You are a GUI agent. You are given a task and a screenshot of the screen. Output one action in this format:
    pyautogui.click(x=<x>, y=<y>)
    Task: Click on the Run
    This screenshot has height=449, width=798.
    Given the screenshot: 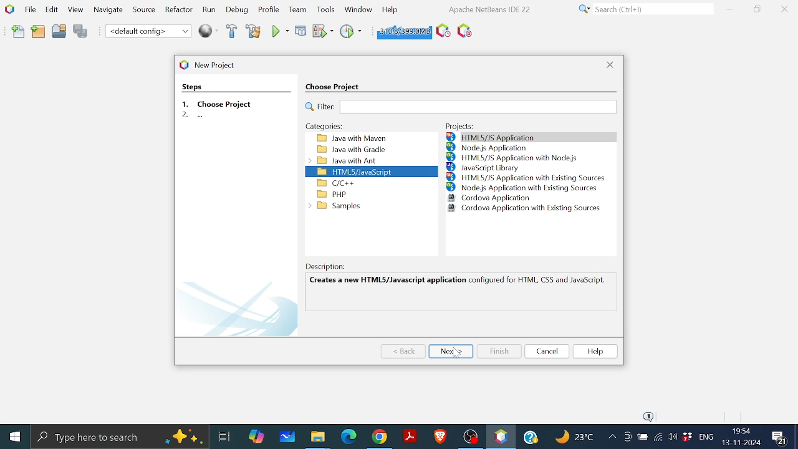 What is the action you would take?
    pyautogui.click(x=208, y=10)
    